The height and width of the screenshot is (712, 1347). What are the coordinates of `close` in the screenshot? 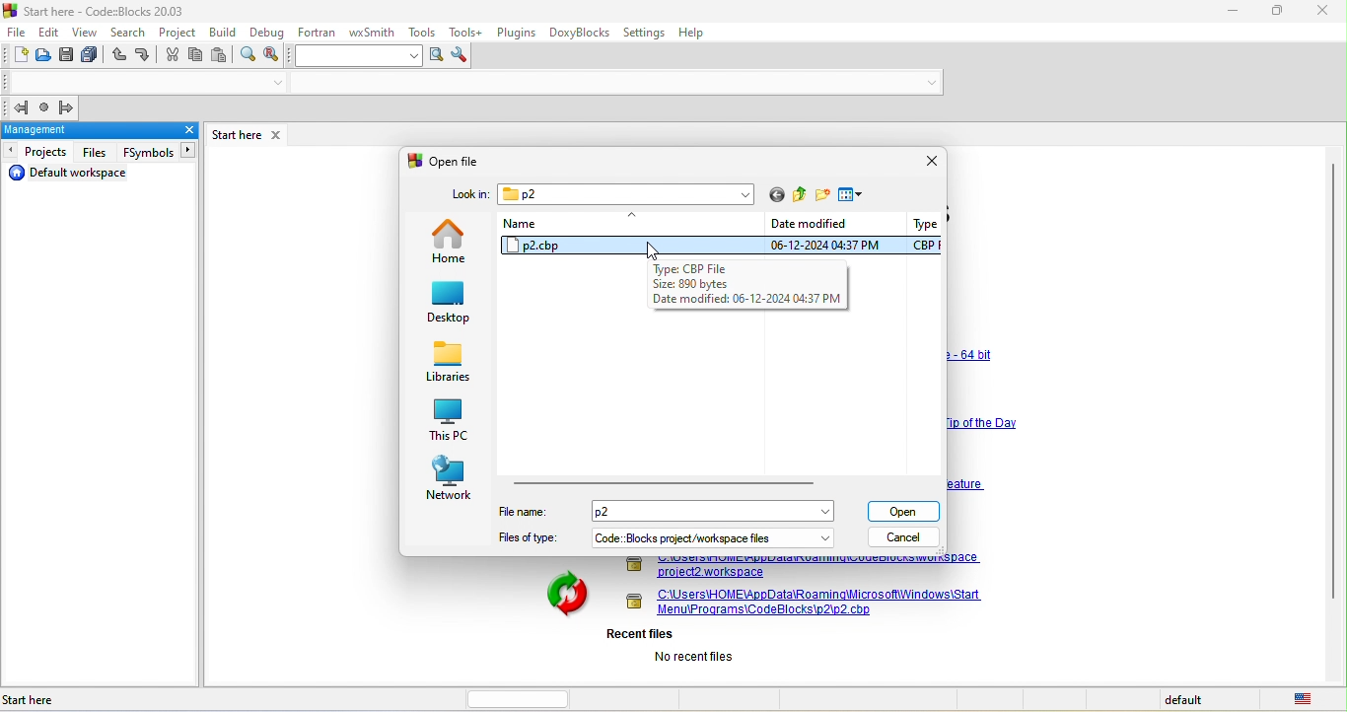 It's located at (275, 136).